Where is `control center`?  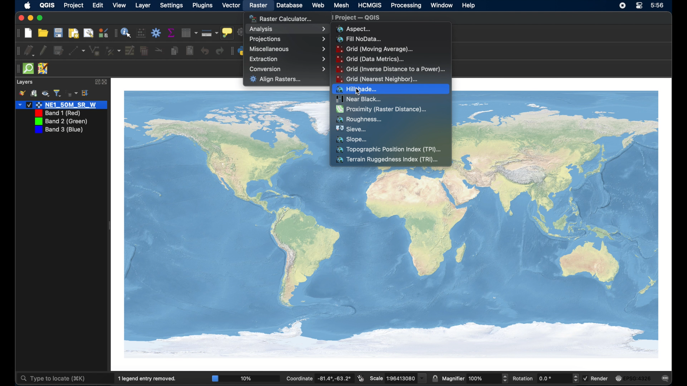 control center is located at coordinates (640, 6).